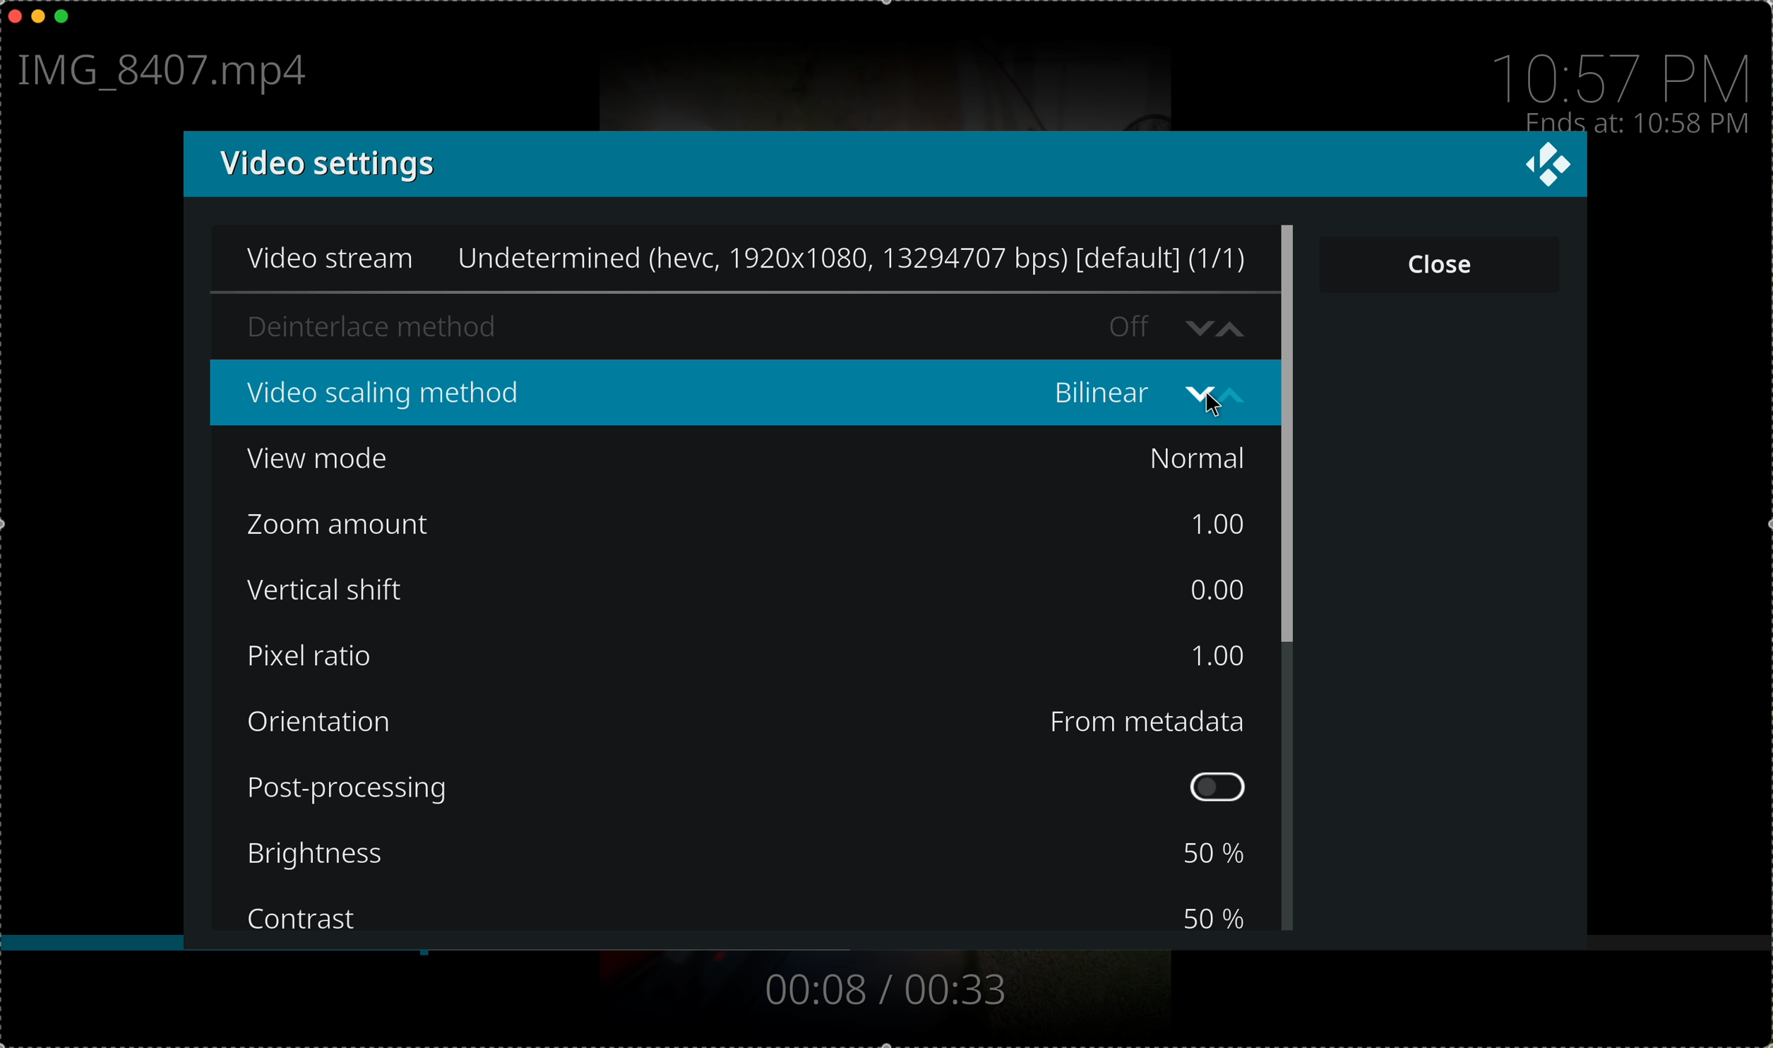 The height and width of the screenshot is (1048, 1773). I want to click on orientation from metadata, so click(751, 720).